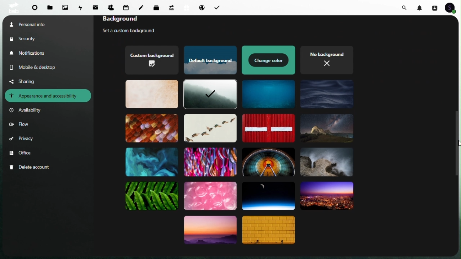  Describe the element at coordinates (406, 7) in the screenshot. I see `Search` at that location.